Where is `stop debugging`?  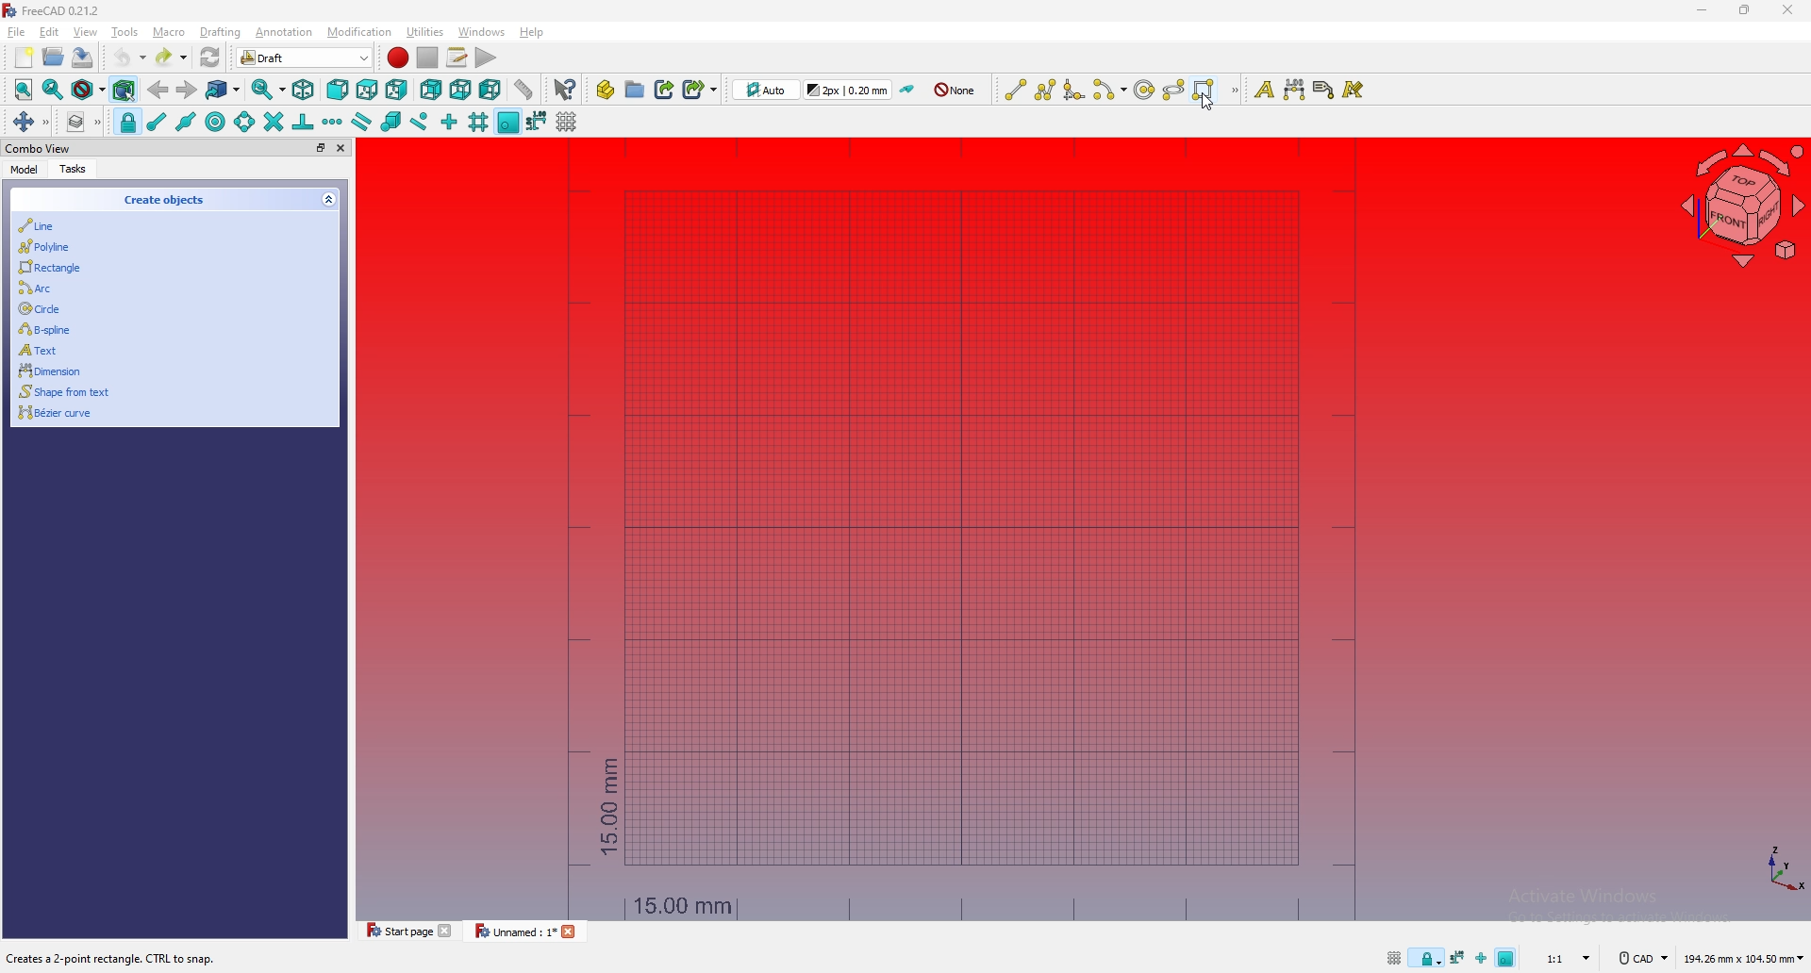 stop debugging is located at coordinates (427, 58).